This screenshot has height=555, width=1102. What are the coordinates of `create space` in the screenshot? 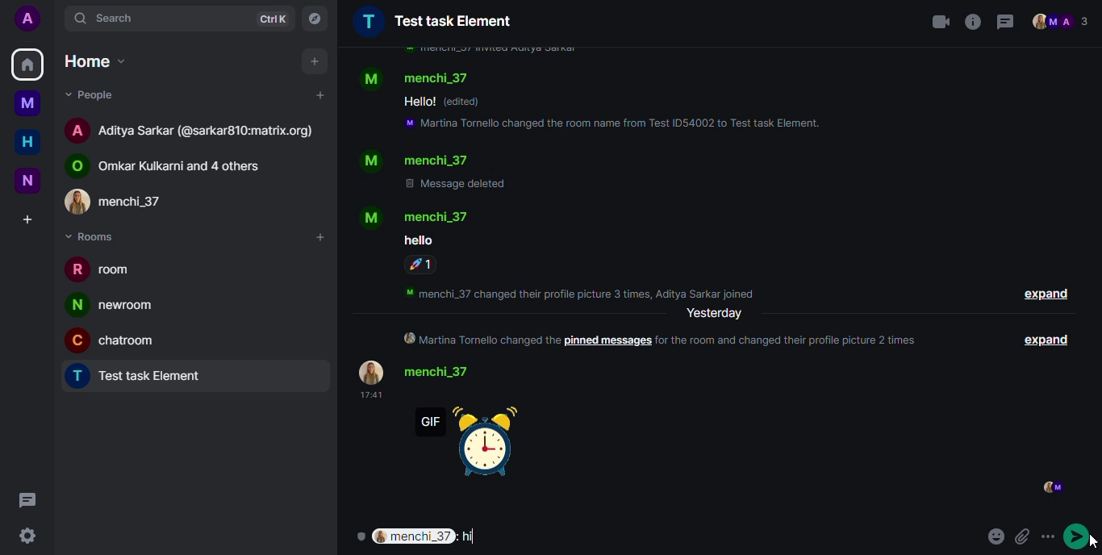 It's located at (26, 220).